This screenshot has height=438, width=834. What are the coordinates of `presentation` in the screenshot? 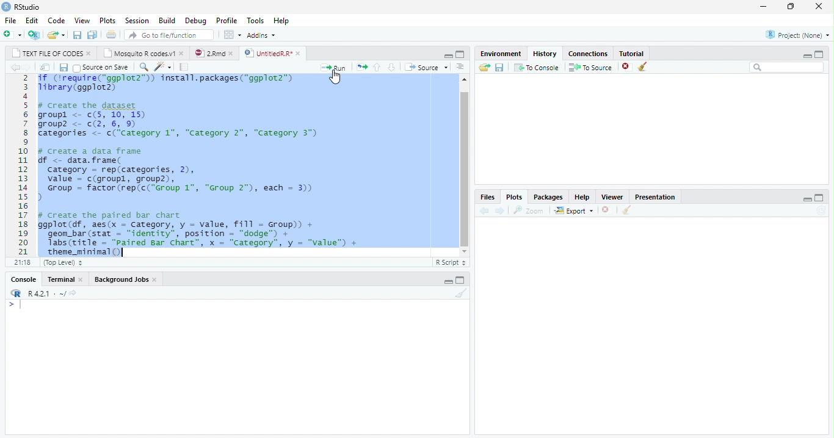 It's located at (661, 196).